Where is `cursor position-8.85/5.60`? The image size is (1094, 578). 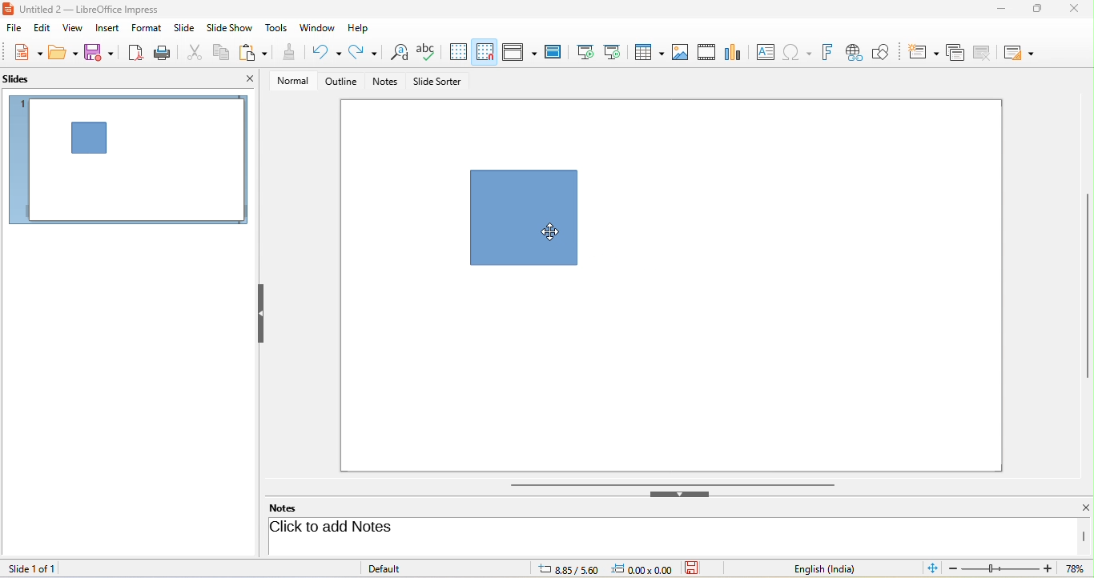 cursor position-8.85/5.60 is located at coordinates (559, 569).